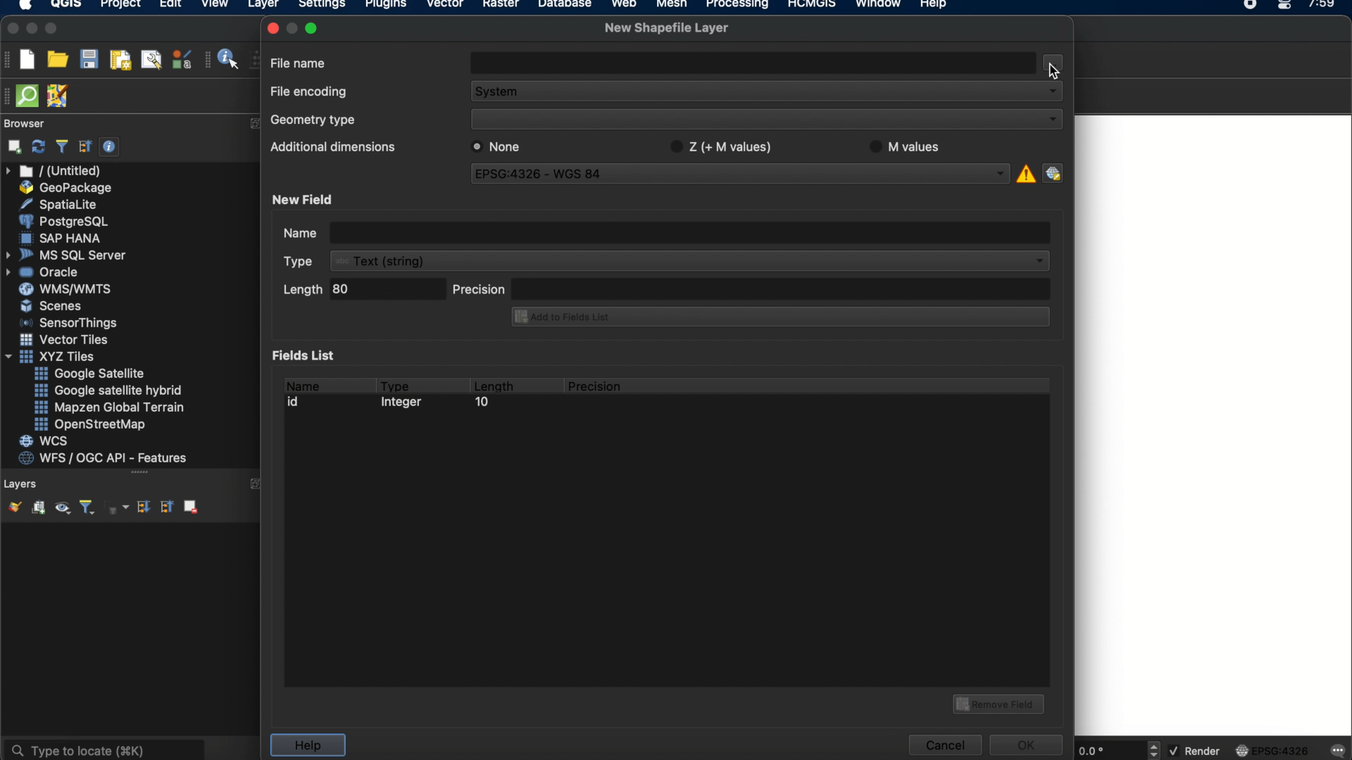 The image size is (1352, 760). I want to click on postgresql, so click(63, 222).